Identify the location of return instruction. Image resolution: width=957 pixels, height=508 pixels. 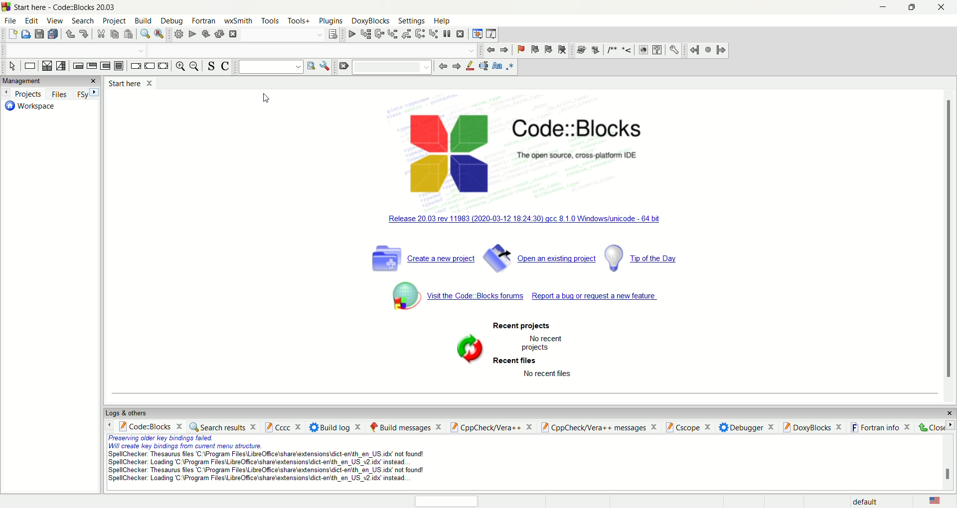
(164, 66).